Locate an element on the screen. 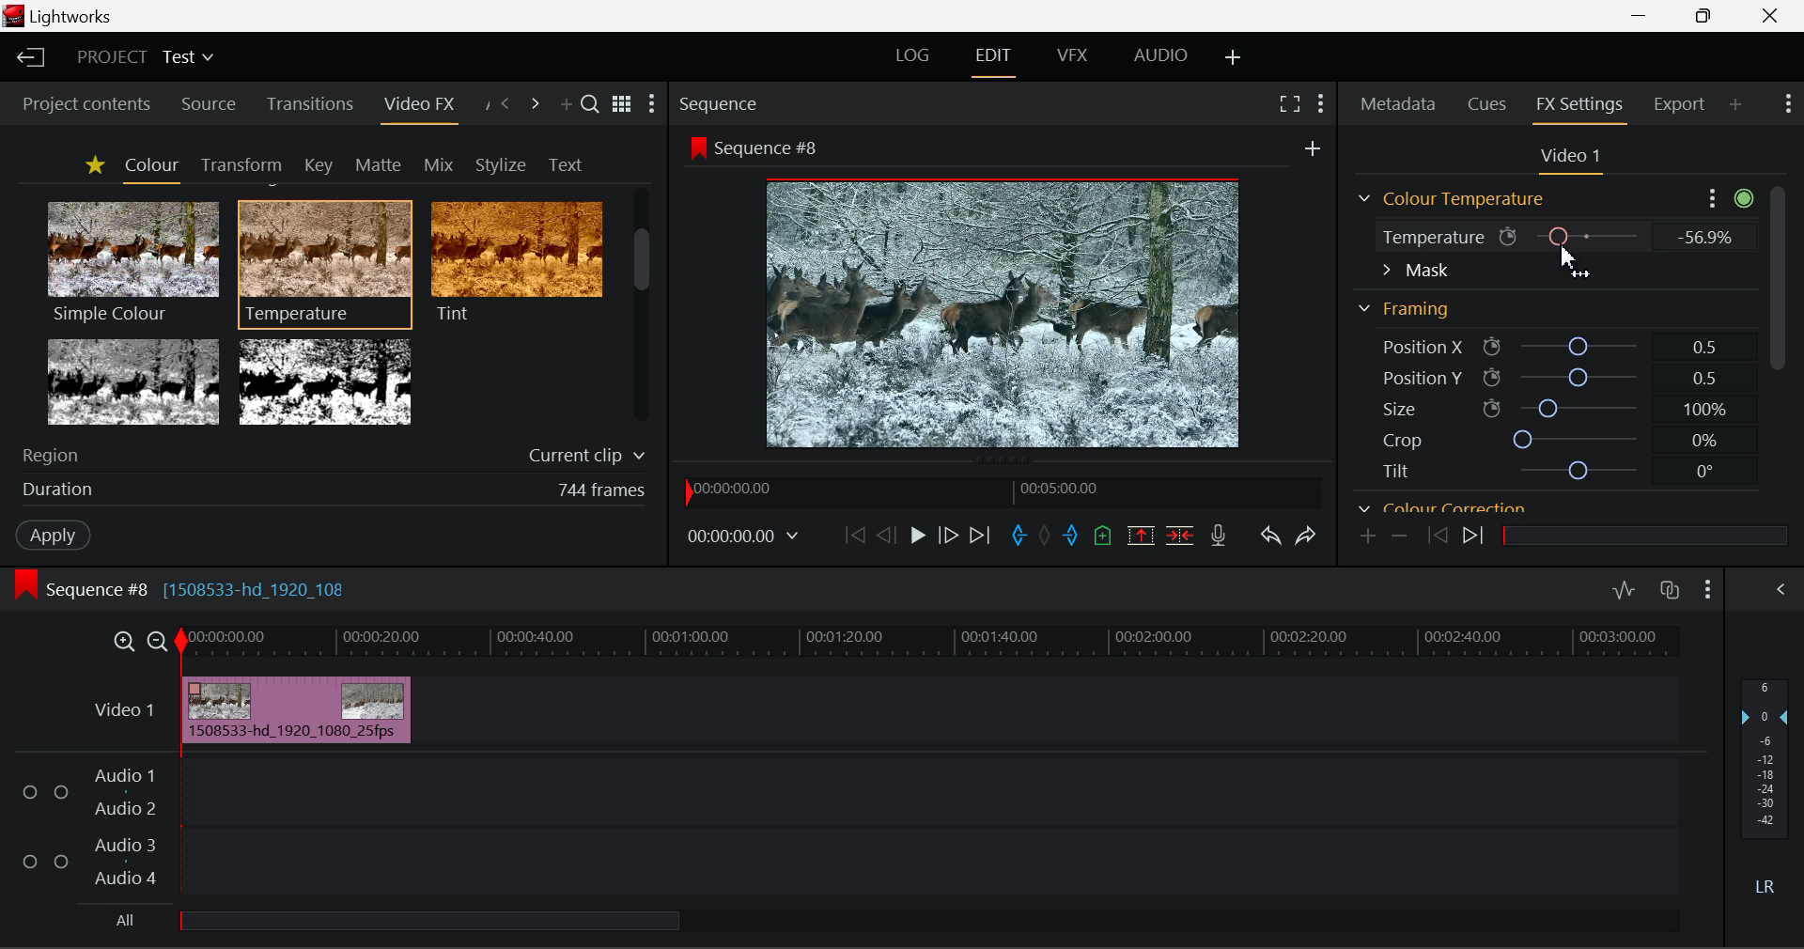  Matte is located at coordinates (378, 164).